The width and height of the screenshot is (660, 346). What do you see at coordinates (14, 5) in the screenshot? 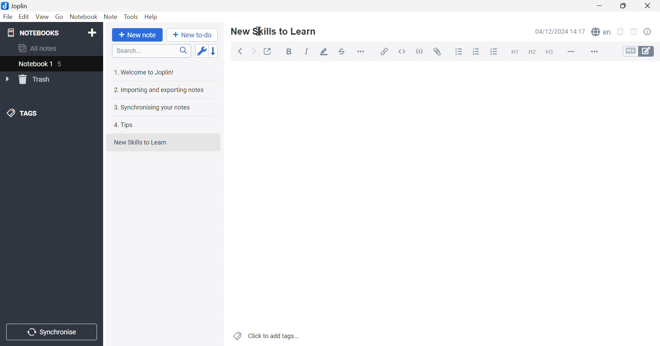
I see `Joplin` at bounding box center [14, 5].